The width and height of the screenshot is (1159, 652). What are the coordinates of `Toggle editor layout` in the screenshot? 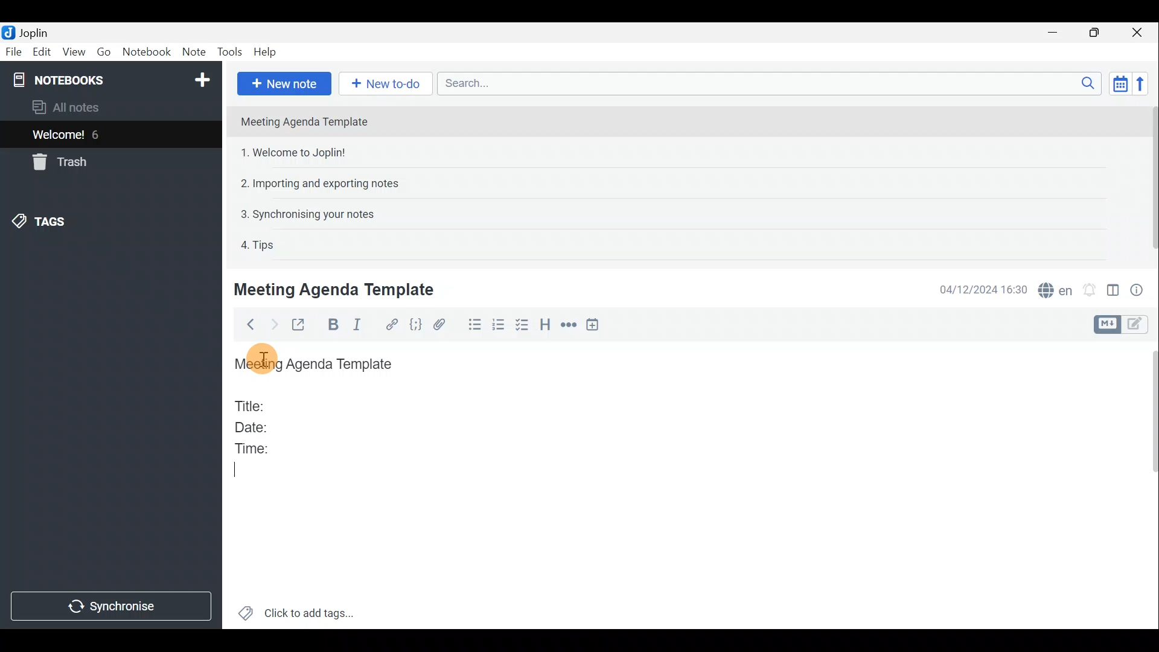 It's located at (1114, 292).